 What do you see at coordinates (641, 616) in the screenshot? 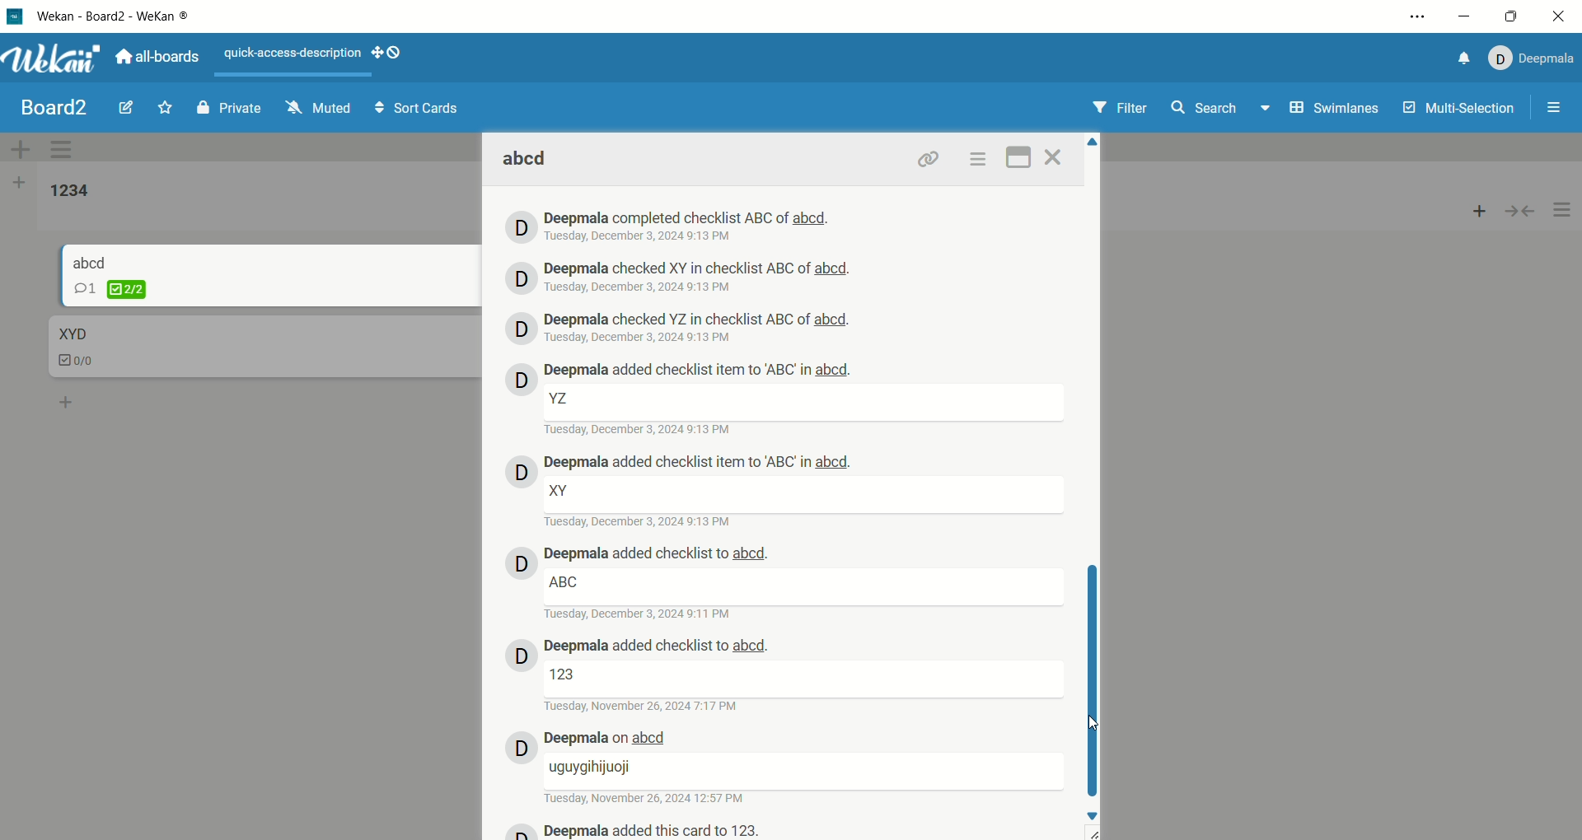
I see `date and time` at bounding box center [641, 616].